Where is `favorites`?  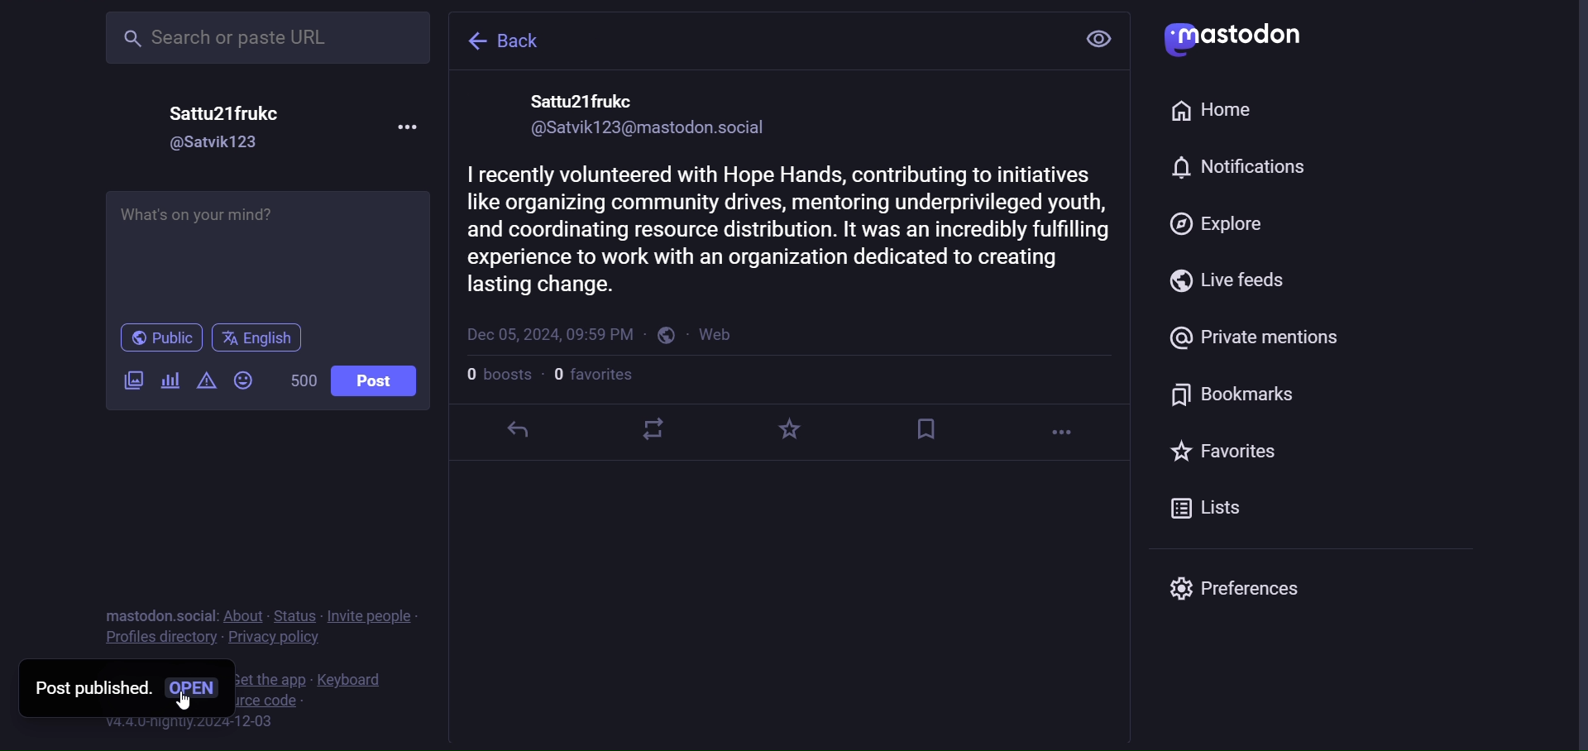 favorites is located at coordinates (1227, 450).